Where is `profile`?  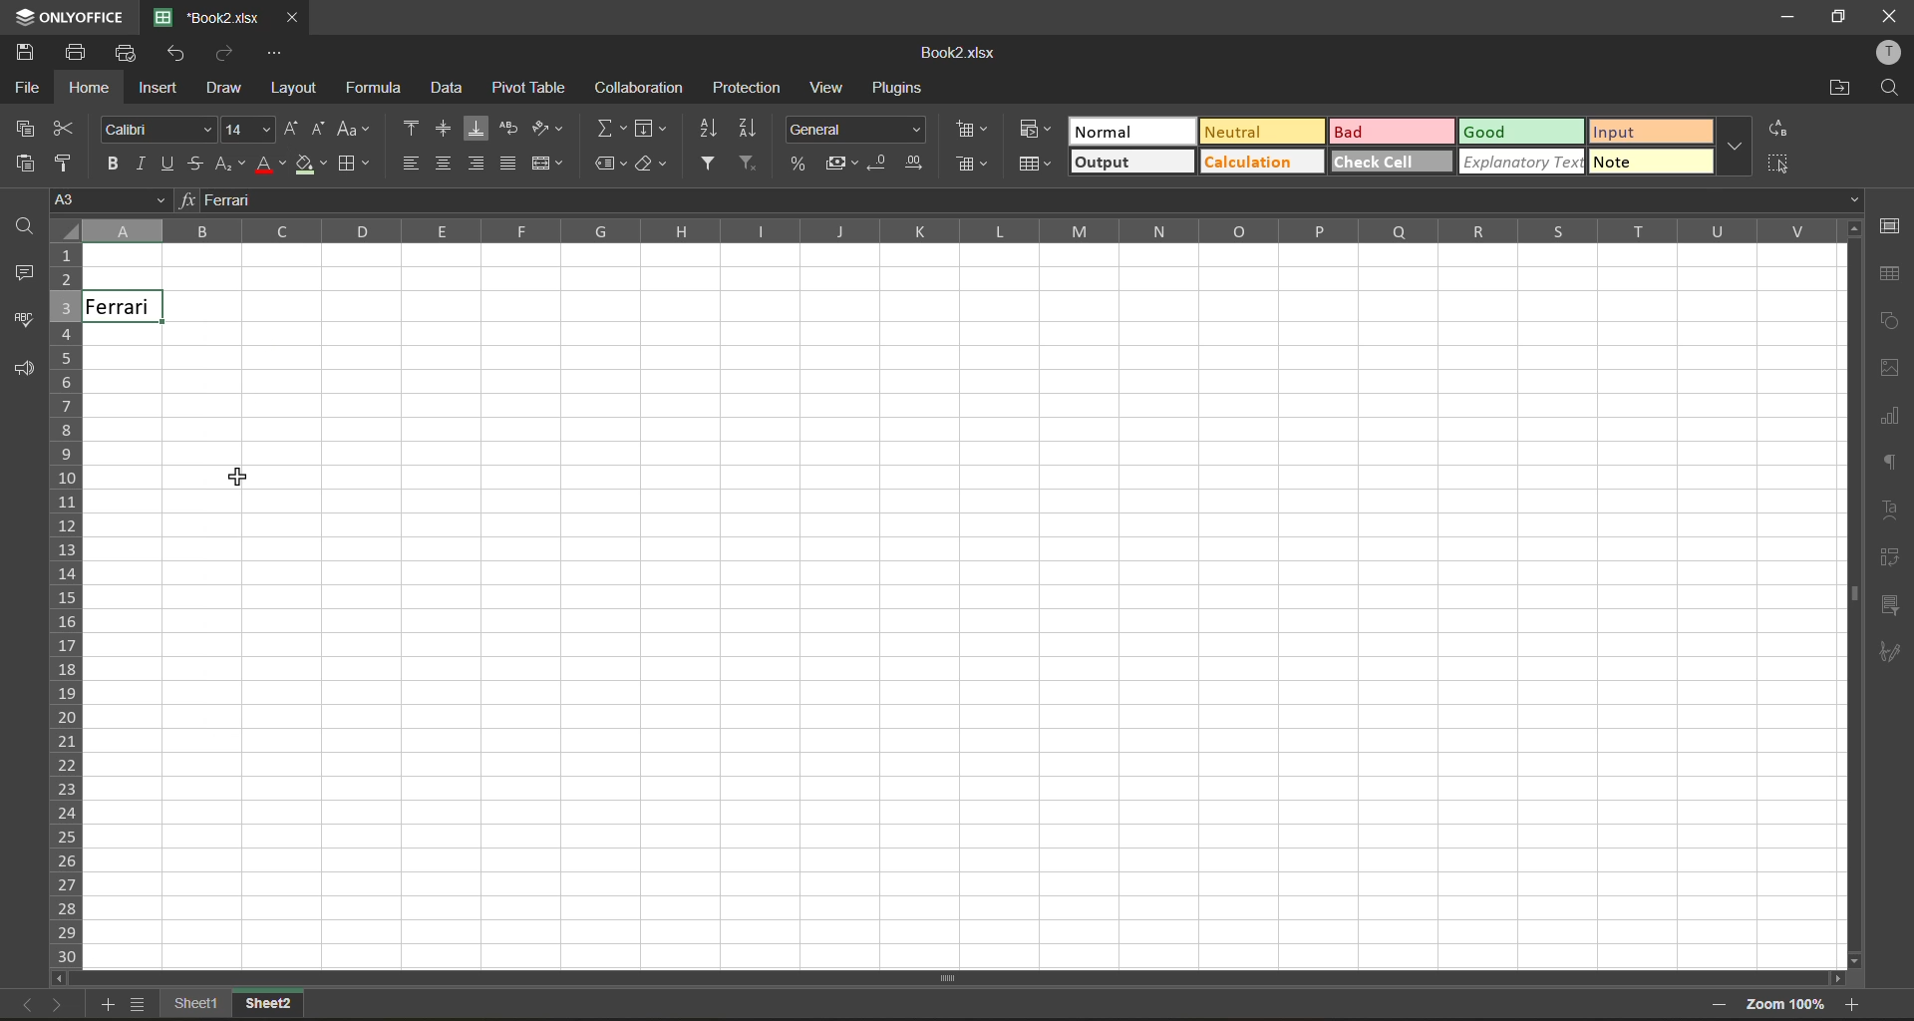 profile is located at coordinates (1894, 56).